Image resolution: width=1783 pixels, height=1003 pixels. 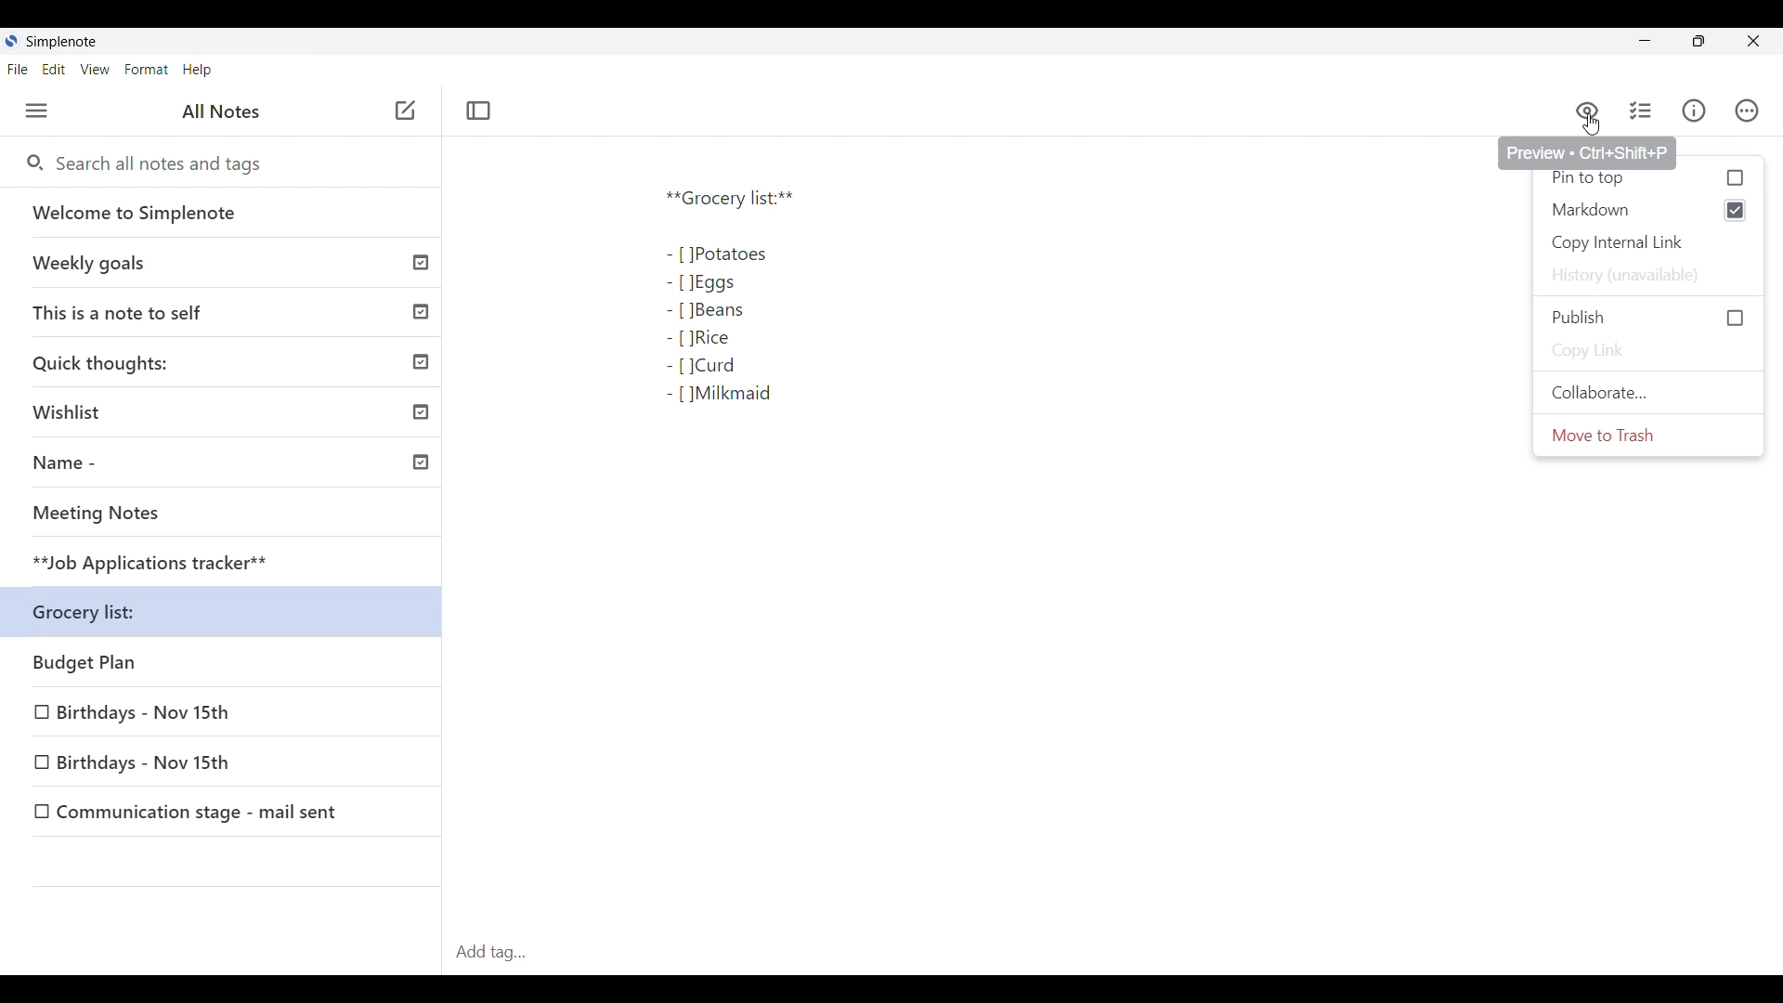 What do you see at coordinates (1640, 41) in the screenshot?
I see `Minimize` at bounding box center [1640, 41].